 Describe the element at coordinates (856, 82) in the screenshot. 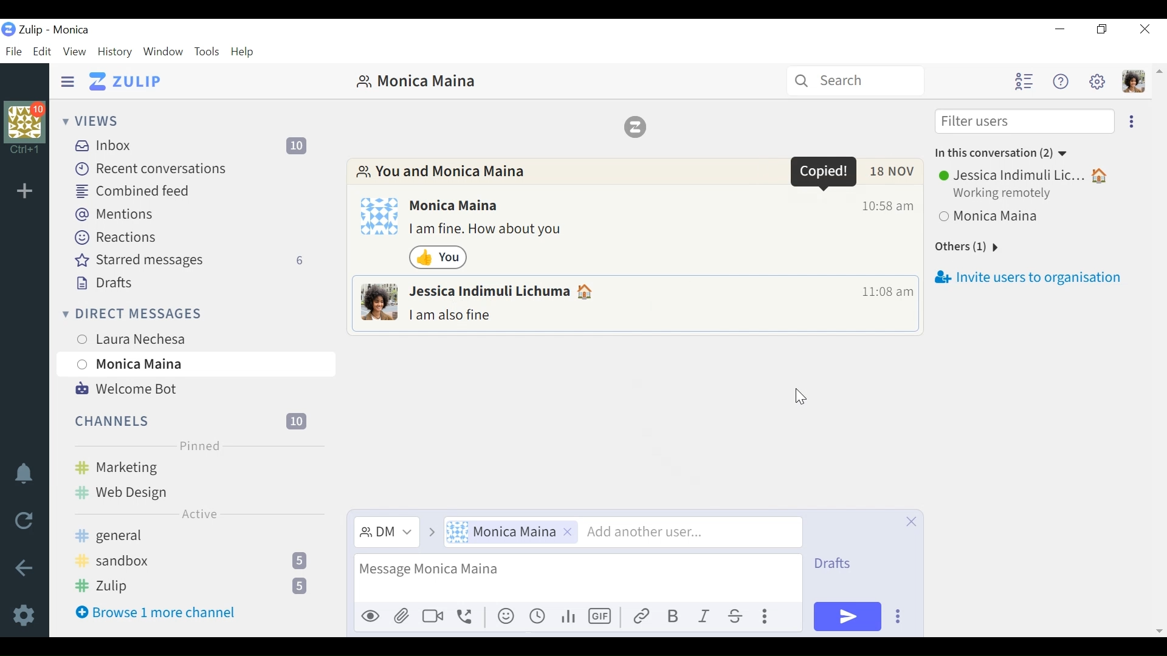

I see `Search` at that location.